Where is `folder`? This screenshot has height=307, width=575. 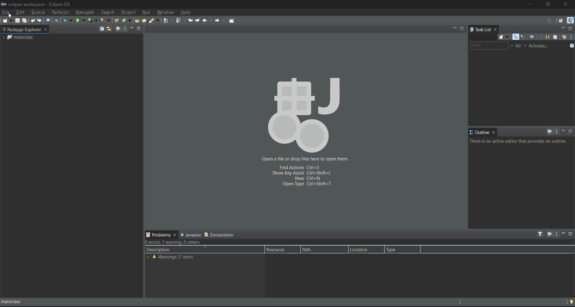
folder is located at coordinates (19, 37).